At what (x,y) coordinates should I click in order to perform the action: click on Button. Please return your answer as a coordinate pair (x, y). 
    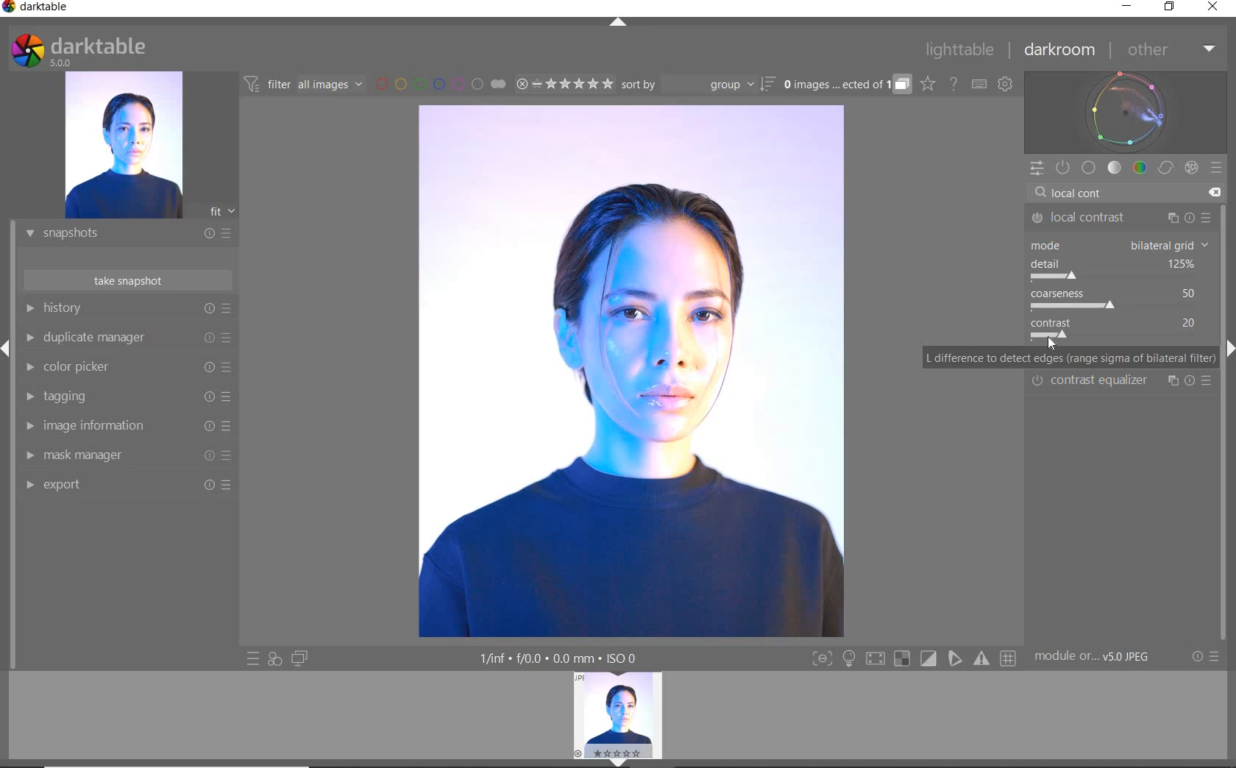
    Looking at the image, I should click on (822, 660).